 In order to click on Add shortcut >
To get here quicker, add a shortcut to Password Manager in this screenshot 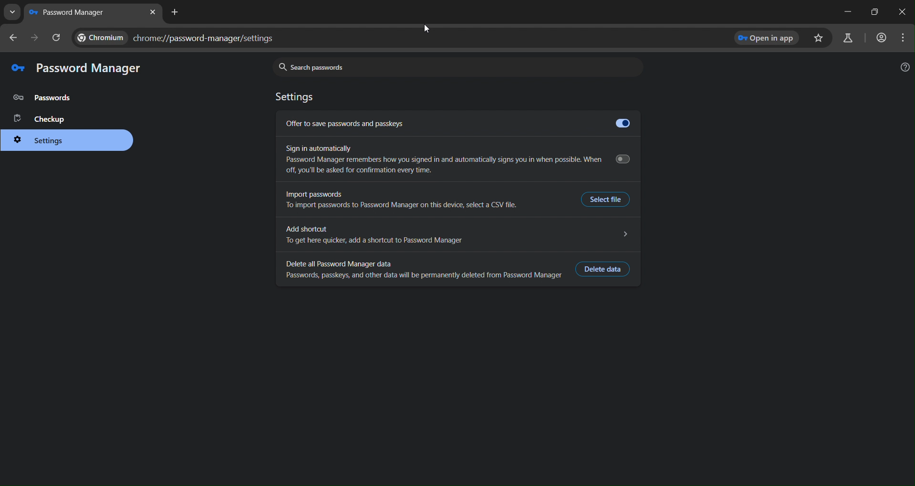, I will do `click(459, 235)`.